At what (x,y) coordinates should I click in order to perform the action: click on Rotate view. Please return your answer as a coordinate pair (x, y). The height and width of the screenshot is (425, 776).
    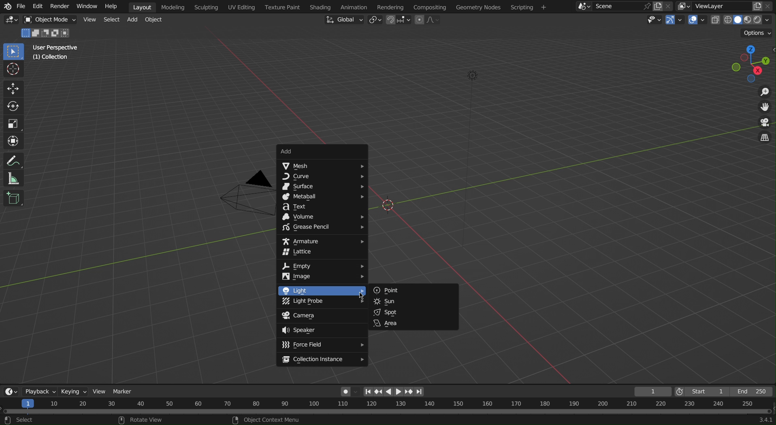
    Looking at the image, I should click on (150, 420).